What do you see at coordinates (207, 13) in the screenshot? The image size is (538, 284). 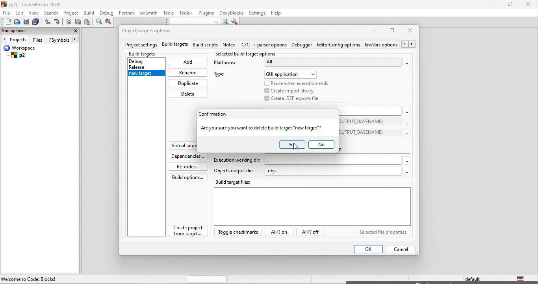 I see `plugins` at bounding box center [207, 13].